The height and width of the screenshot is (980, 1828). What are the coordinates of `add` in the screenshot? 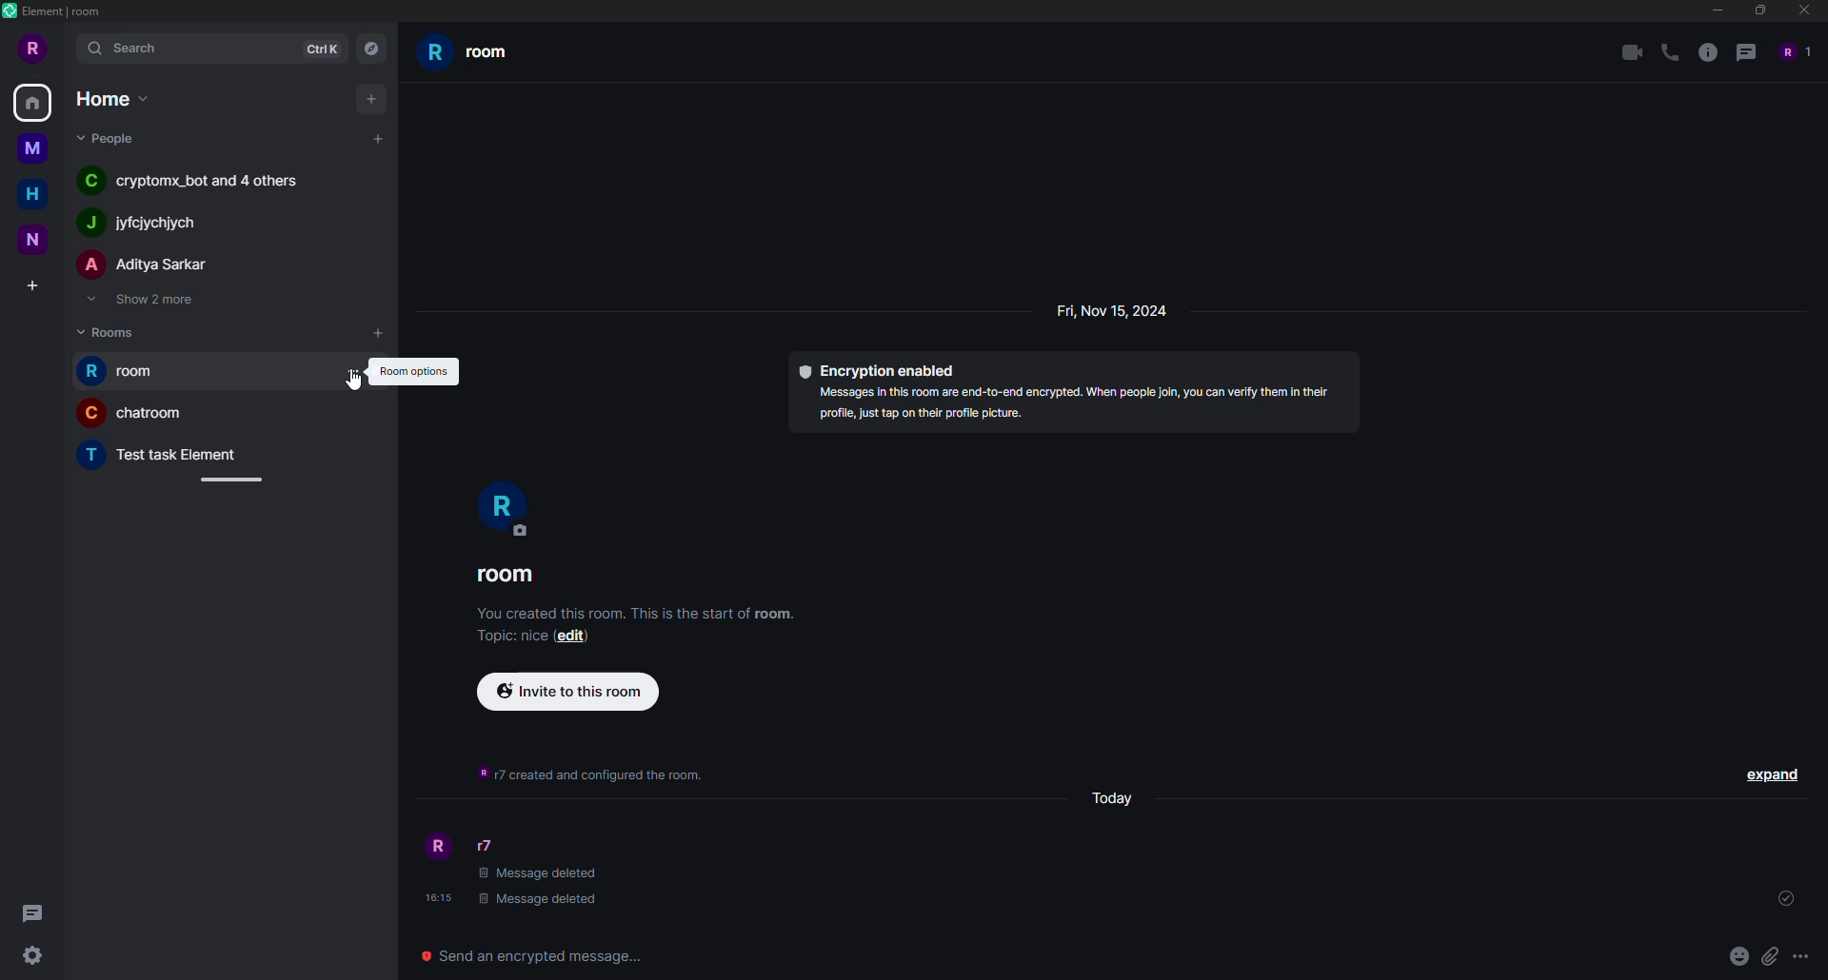 It's located at (379, 336).